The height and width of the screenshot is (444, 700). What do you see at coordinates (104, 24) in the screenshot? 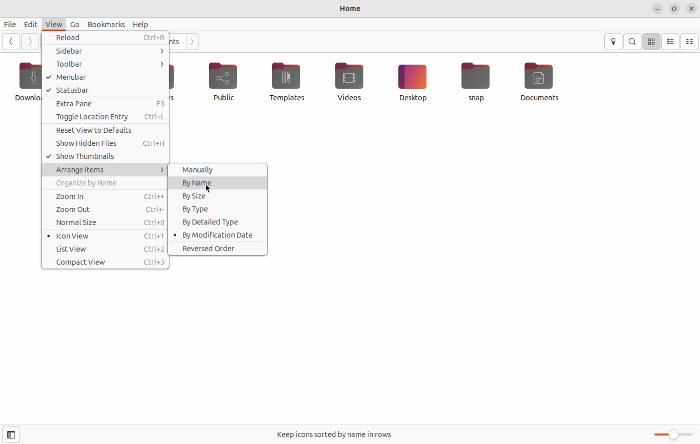
I see `Bookmarks` at bounding box center [104, 24].